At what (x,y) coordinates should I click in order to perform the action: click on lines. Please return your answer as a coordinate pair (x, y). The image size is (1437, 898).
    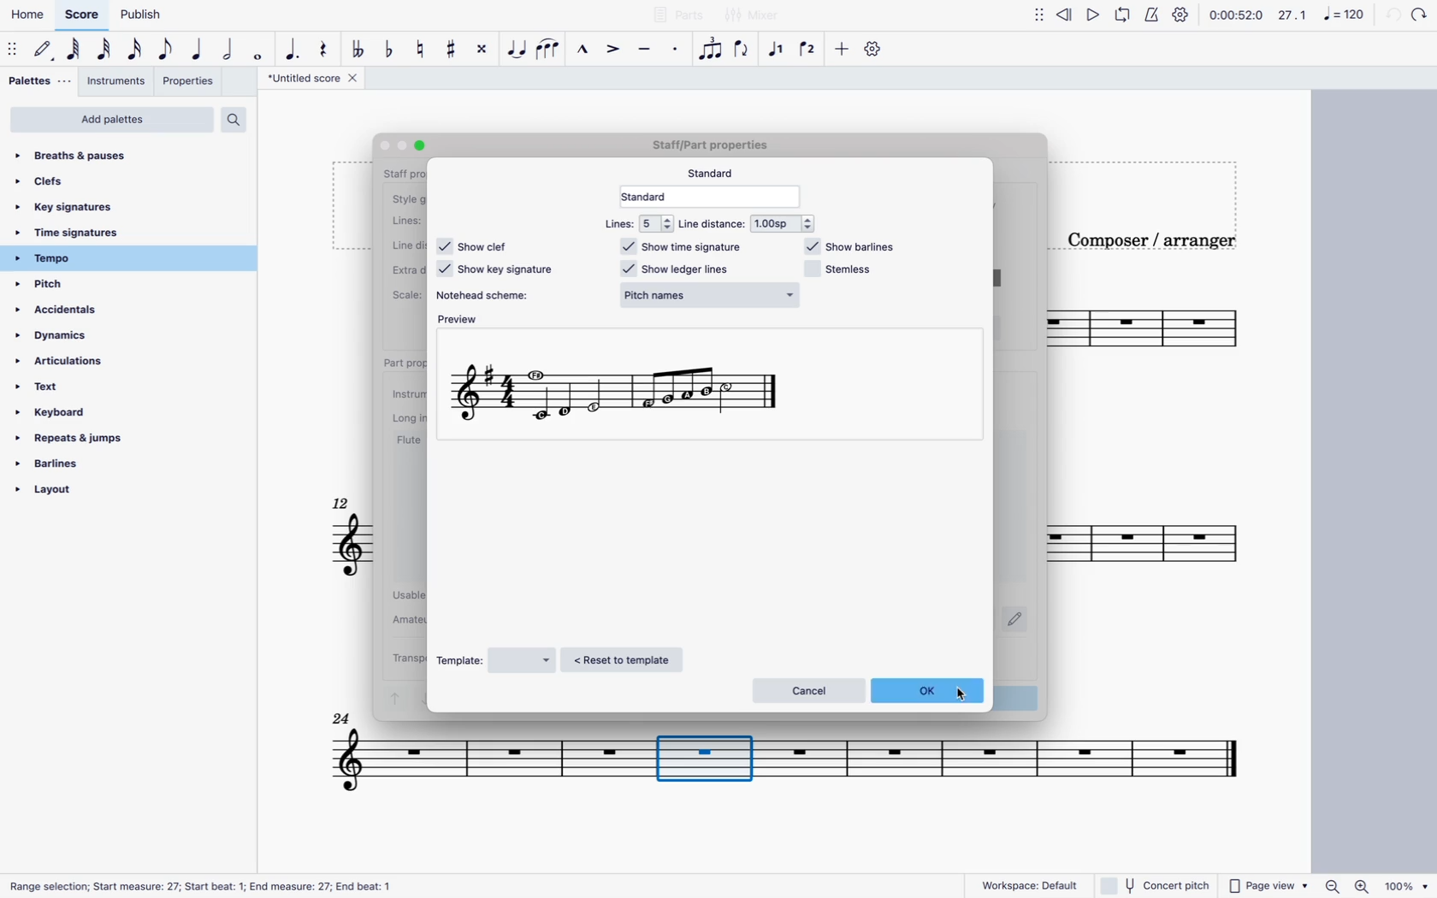
    Looking at the image, I should click on (635, 223).